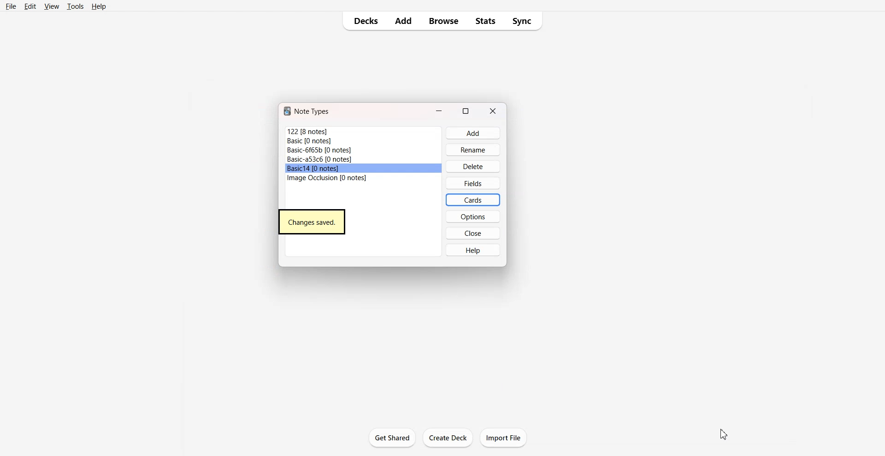 The image size is (885, 456). I want to click on Help, so click(472, 250).